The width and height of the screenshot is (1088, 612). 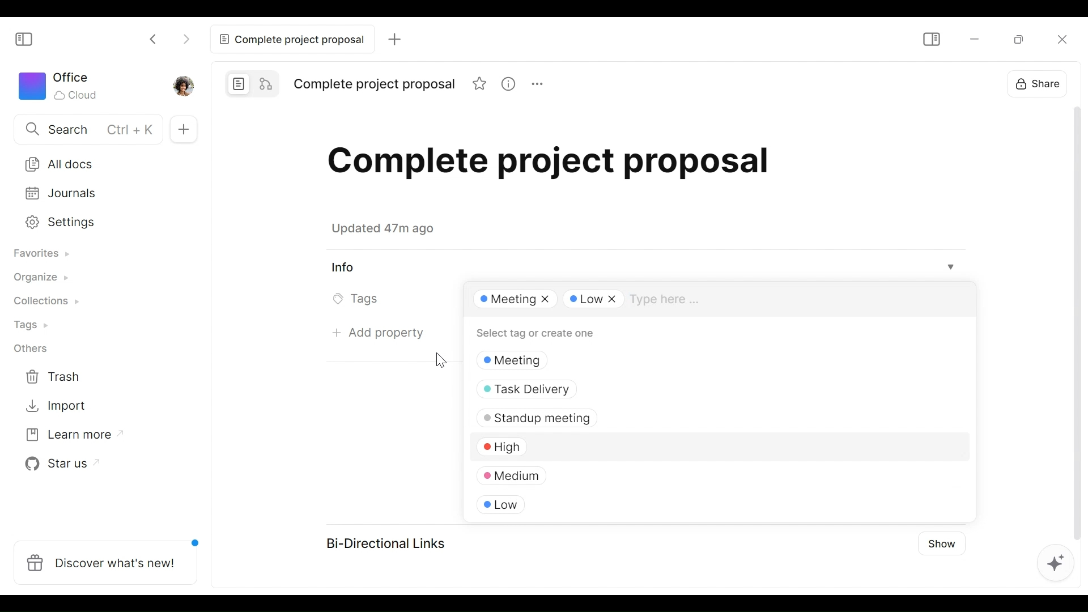 I want to click on Add, so click(x=392, y=39).